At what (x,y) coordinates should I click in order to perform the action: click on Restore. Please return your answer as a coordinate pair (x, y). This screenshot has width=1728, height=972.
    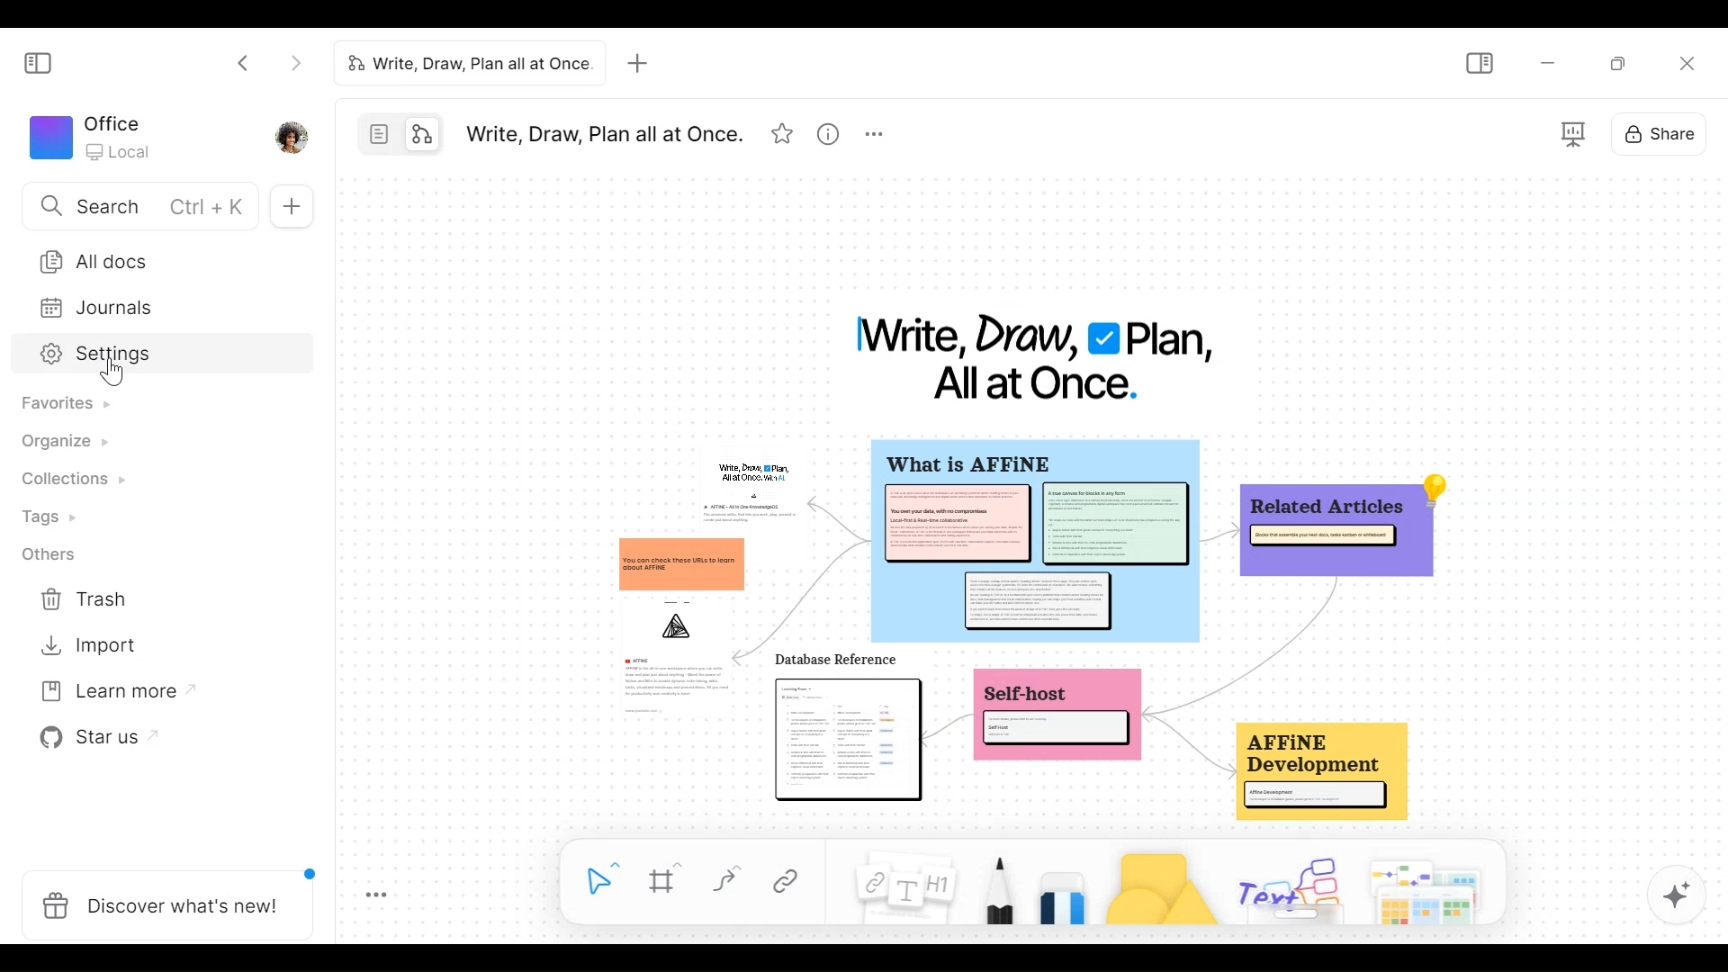
    Looking at the image, I should click on (1619, 60).